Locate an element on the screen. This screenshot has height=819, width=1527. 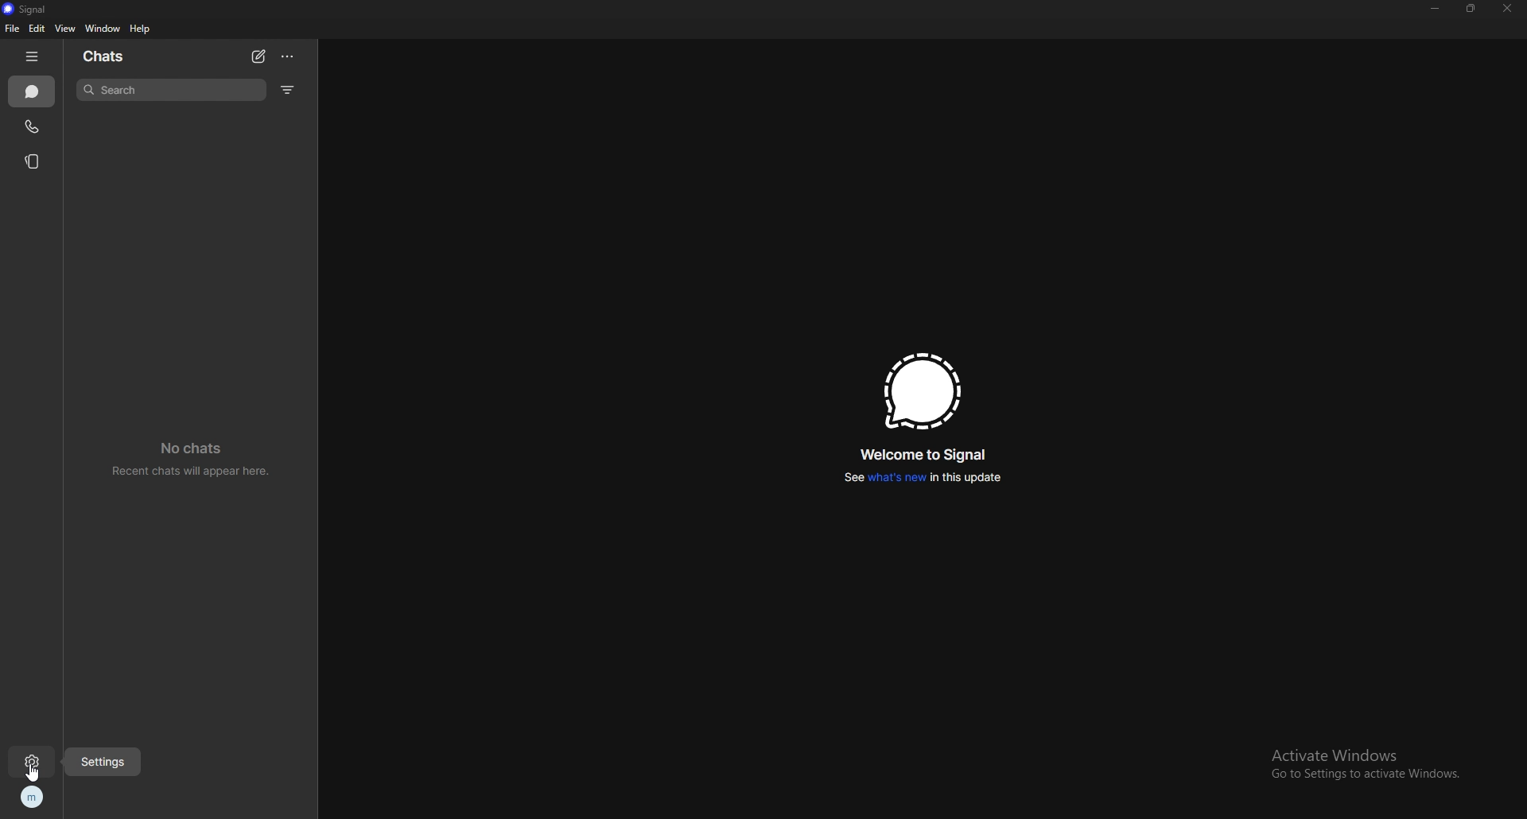
search is located at coordinates (171, 90).